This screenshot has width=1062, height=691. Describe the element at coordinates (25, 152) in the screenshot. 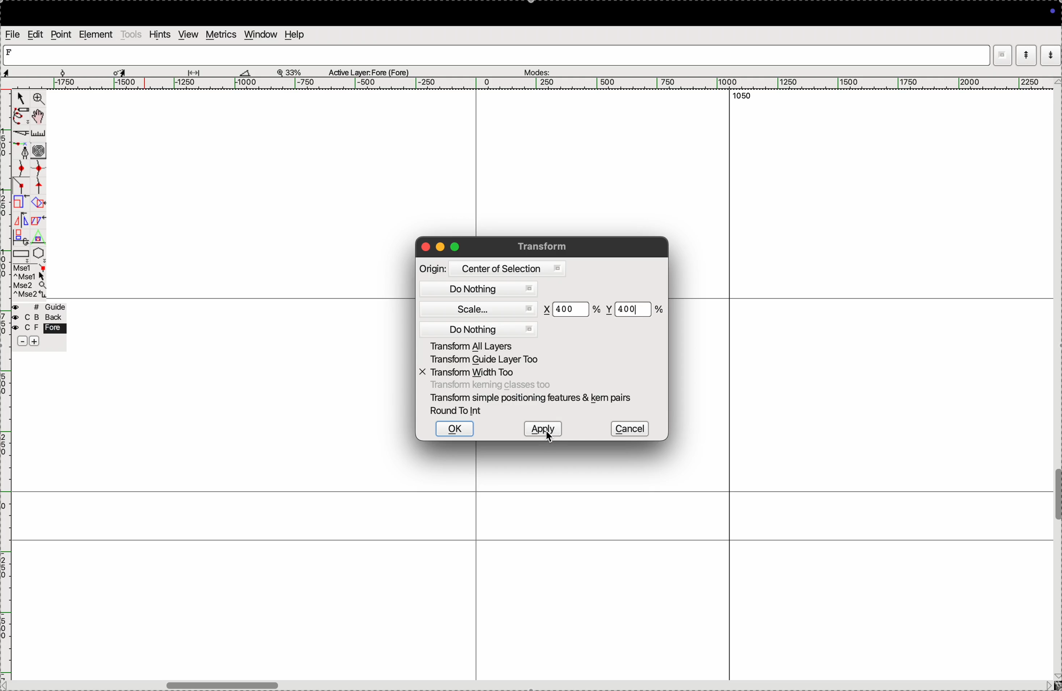

I see `fountain pen` at that location.